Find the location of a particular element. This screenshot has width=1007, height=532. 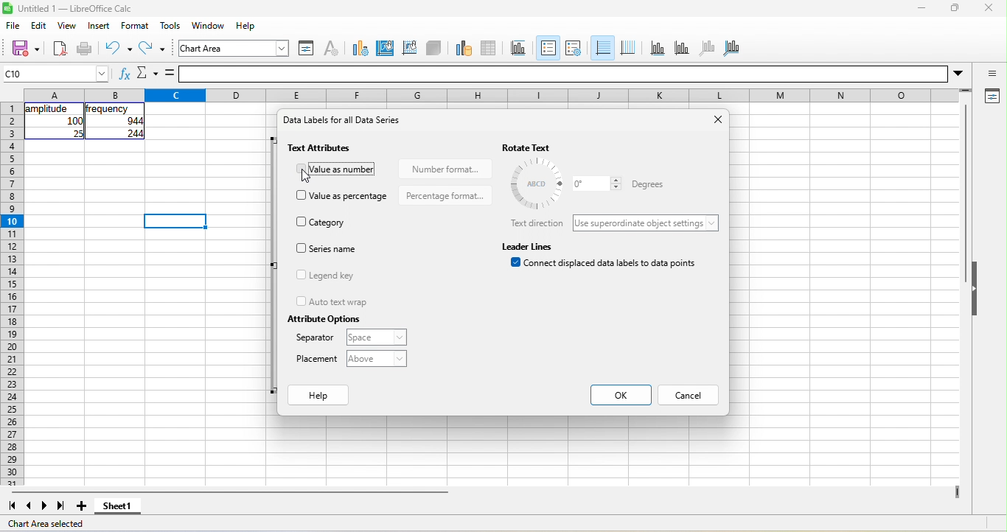

text attributes is located at coordinates (323, 148).